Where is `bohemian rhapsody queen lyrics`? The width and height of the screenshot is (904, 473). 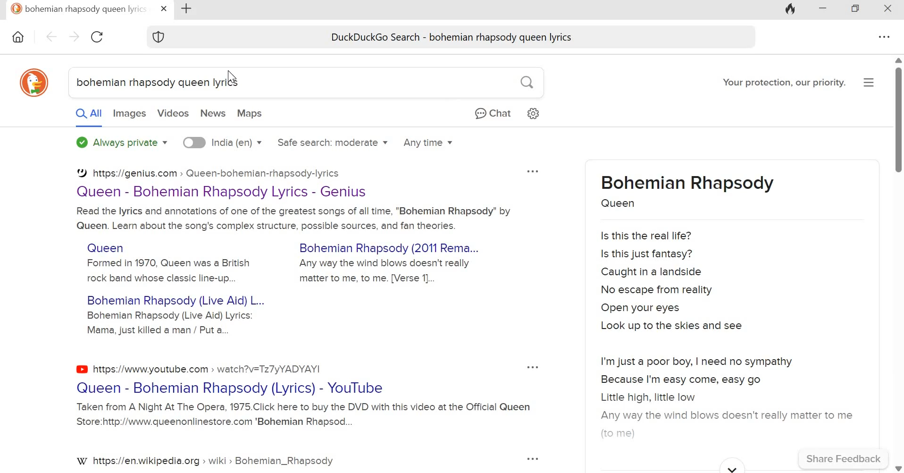 bohemian rhapsody queen lyrics is located at coordinates (161, 81).